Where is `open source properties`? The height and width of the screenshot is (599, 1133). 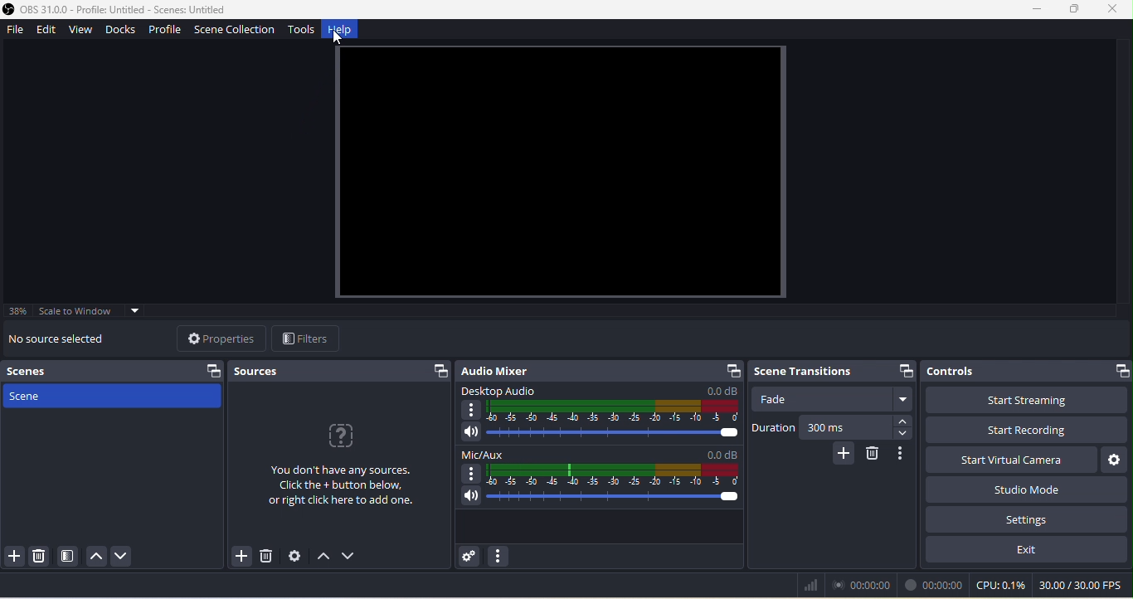 open source properties is located at coordinates (294, 557).